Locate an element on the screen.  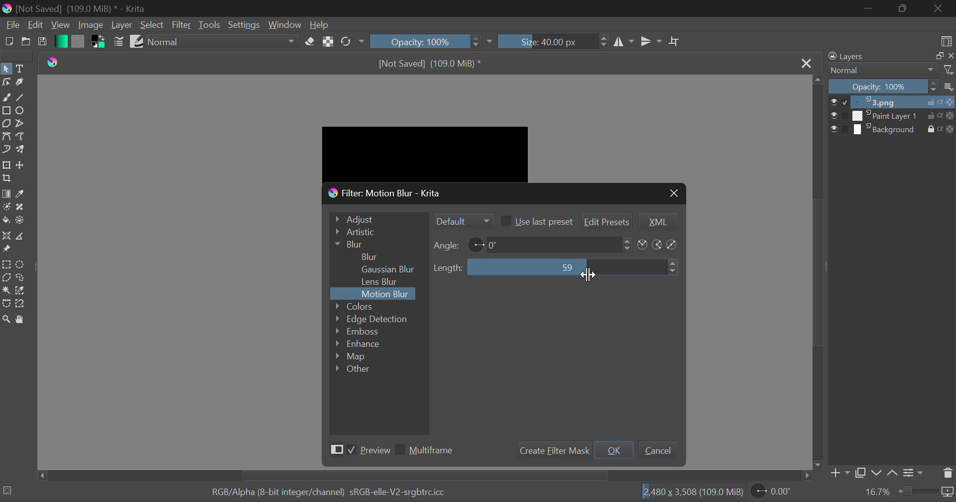
Choose Workspace is located at coordinates (946, 41).